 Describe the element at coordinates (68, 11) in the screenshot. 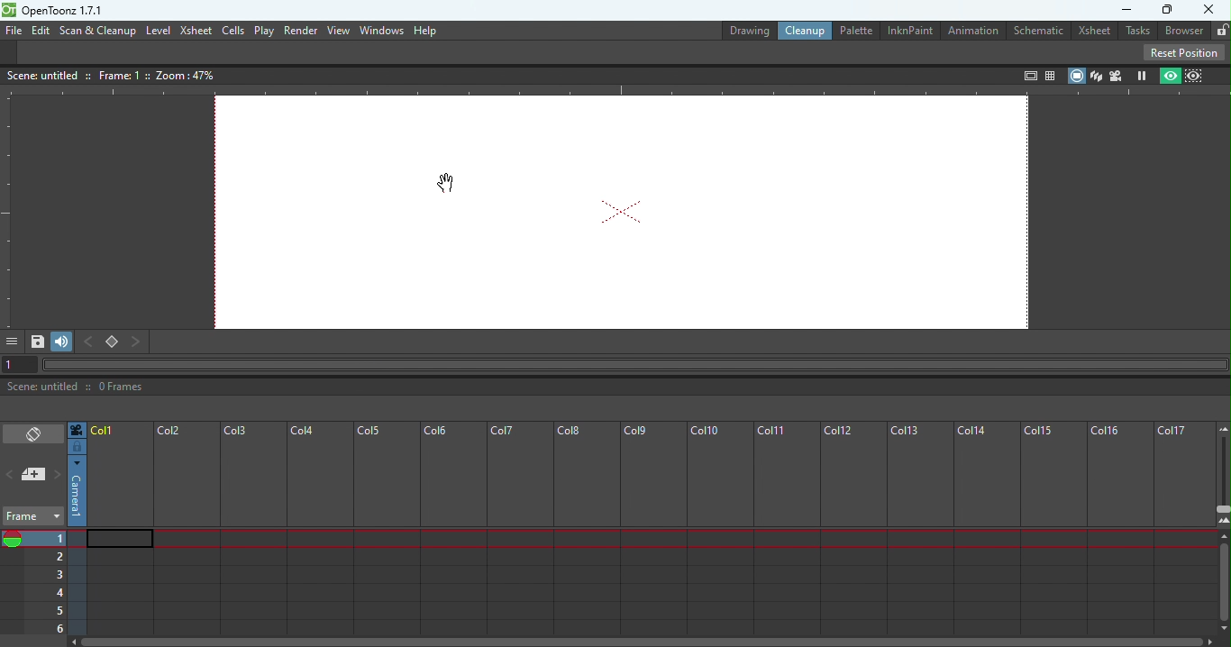

I see `openloonz1.7.1` at that location.